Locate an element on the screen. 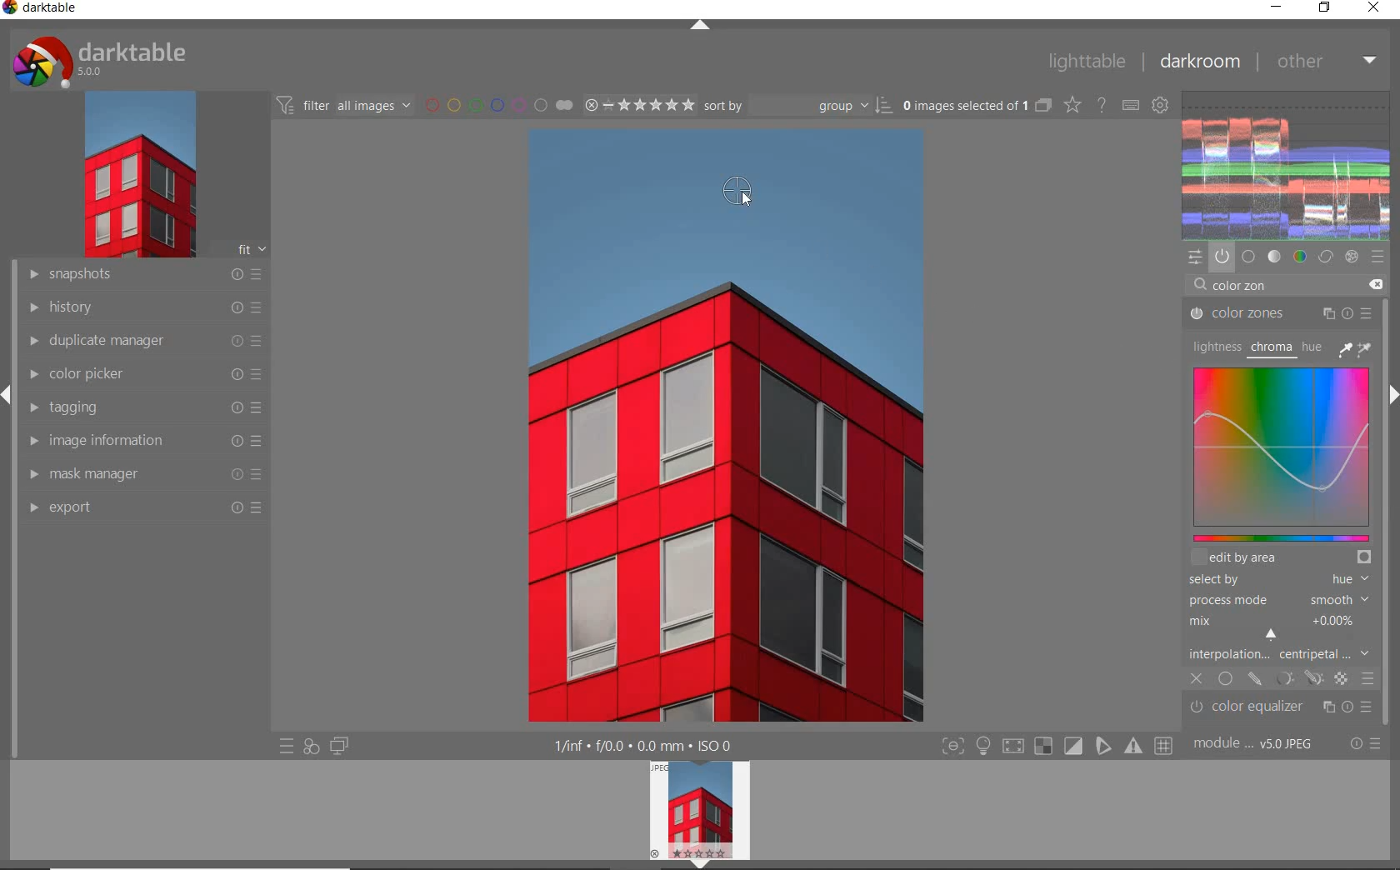 The width and height of the screenshot is (1400, 870). Sort is located at coordinates (799, 107).